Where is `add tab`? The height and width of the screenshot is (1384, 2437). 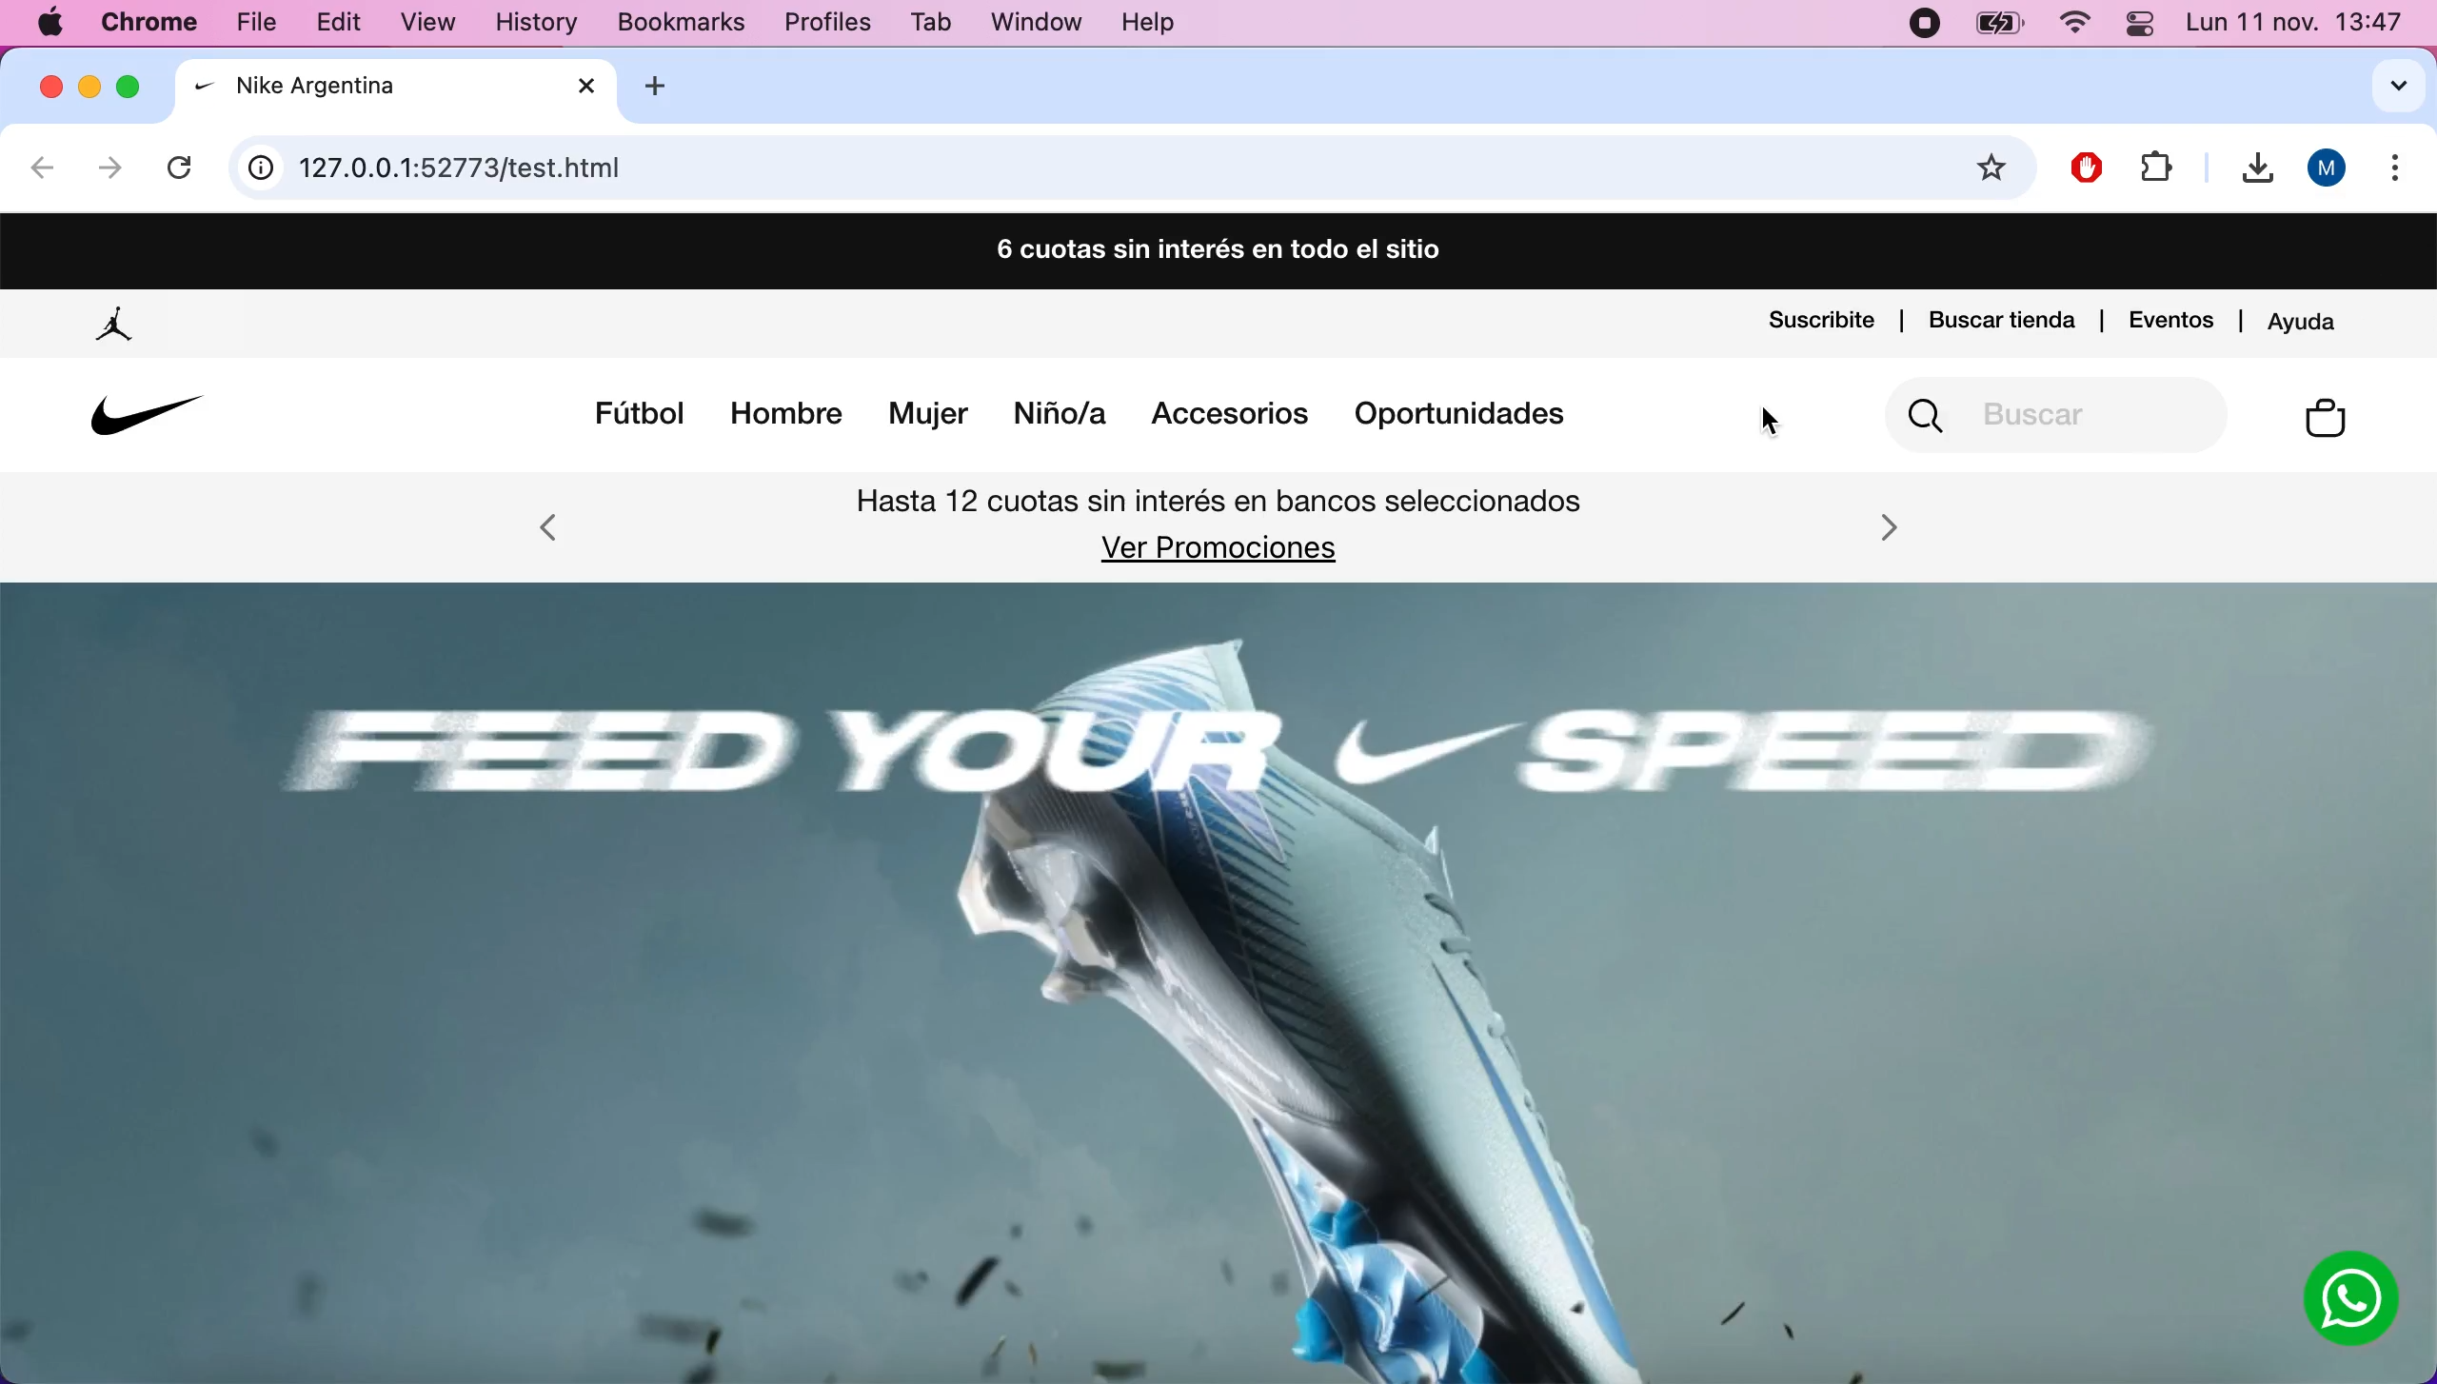
add tab is located at coordinates (670, 86).